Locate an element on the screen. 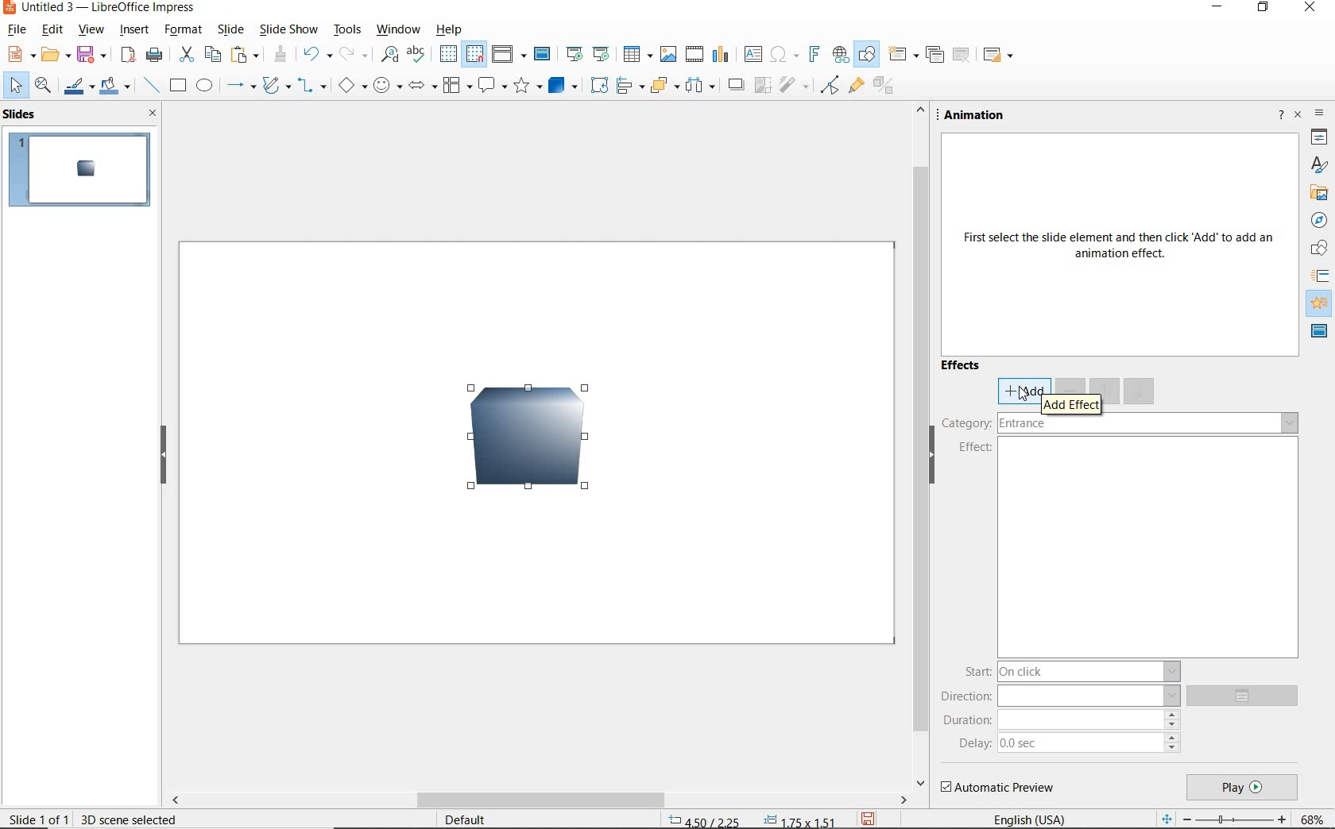  start from current slide is located at coordinates (601, 54).